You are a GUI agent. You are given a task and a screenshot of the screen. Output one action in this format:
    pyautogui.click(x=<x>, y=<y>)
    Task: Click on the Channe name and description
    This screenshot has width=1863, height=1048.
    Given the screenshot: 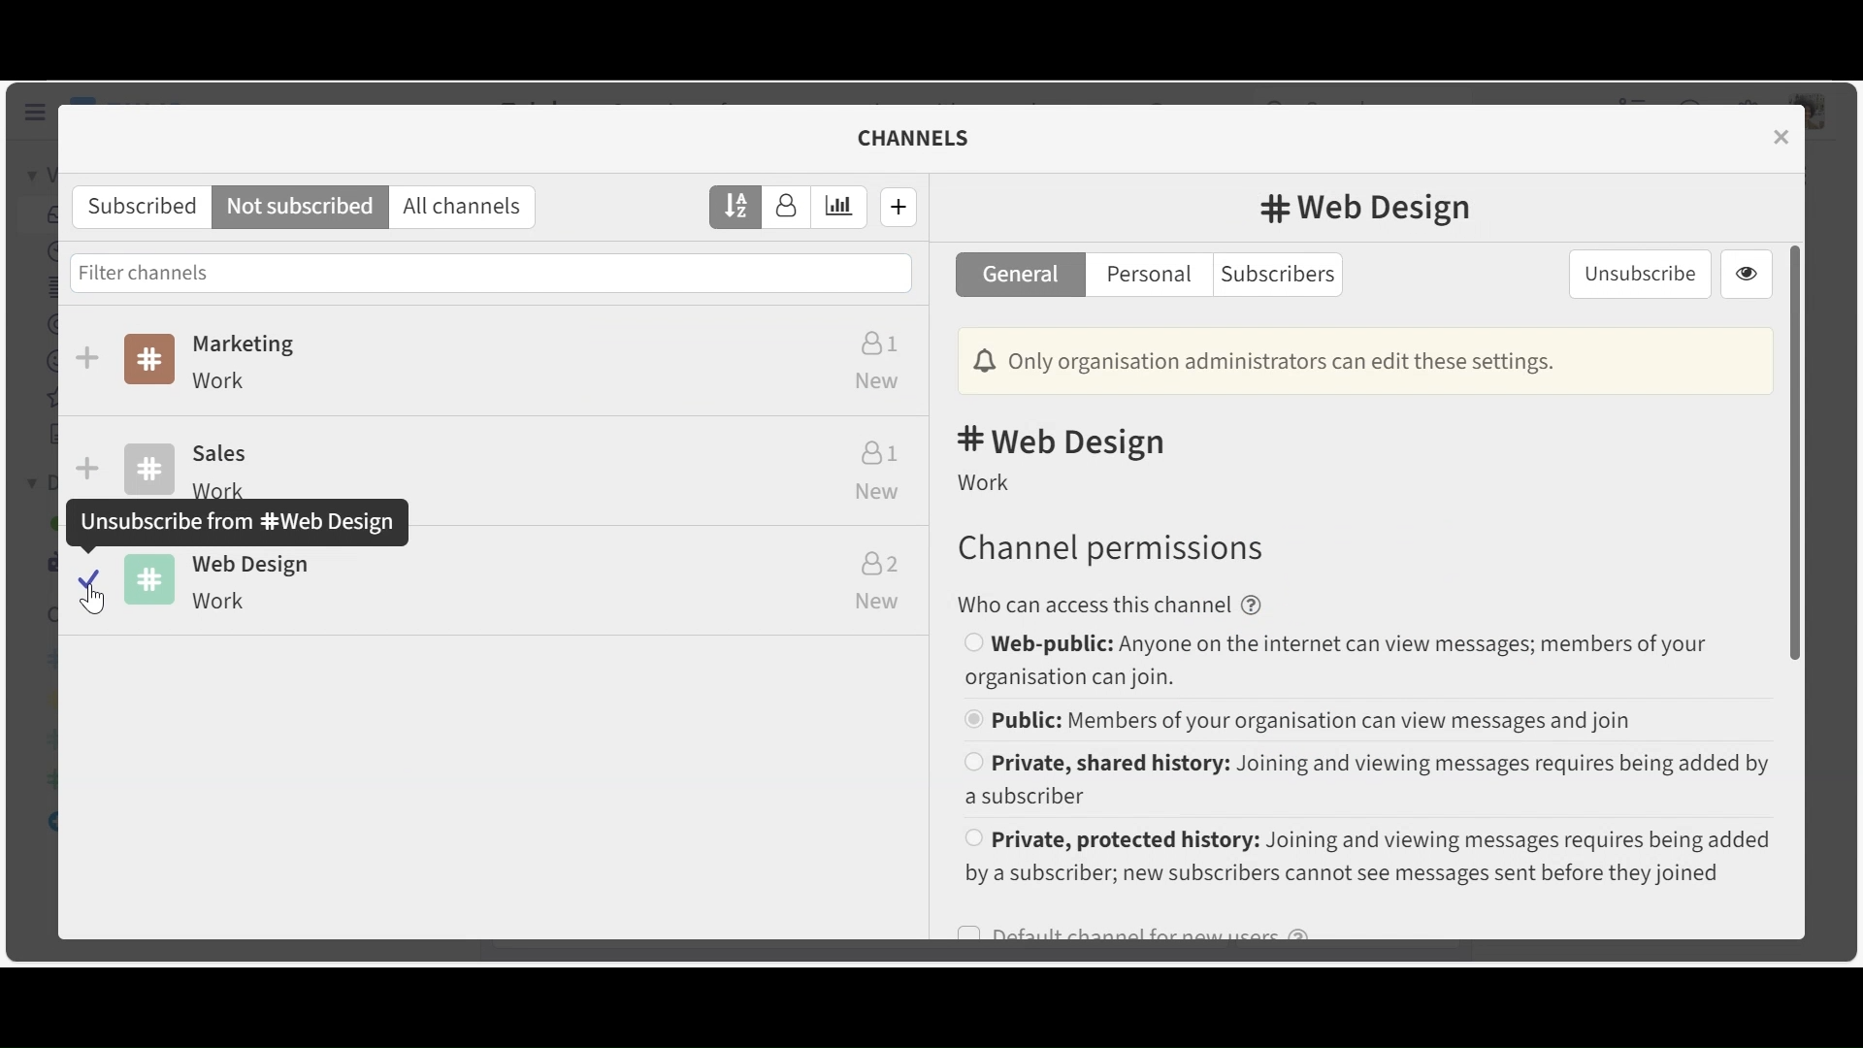 What is the action you would take?
    pyautogui.click(x=516, y=457)
    